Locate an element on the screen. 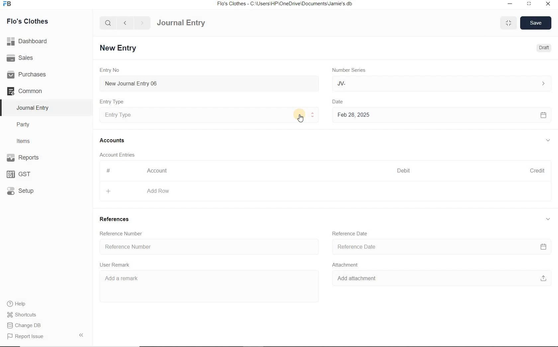  Reference Date is located at coordinates (442, 246).